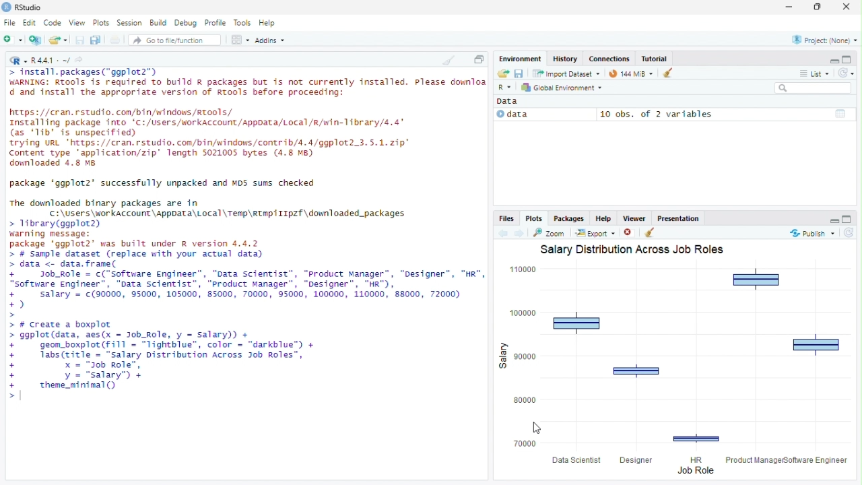  I want to click on Export, so click(596, 233).